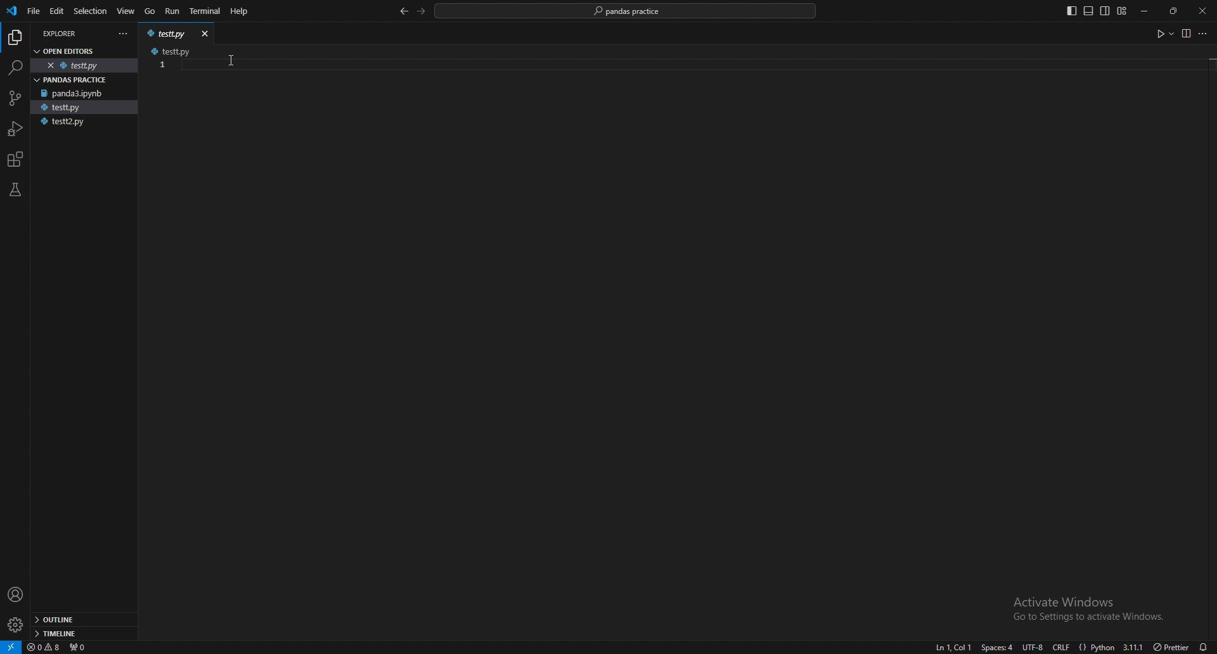 The width and height of the screenshot is (1217, 654). I want to click on more actions, so click(124, 34).